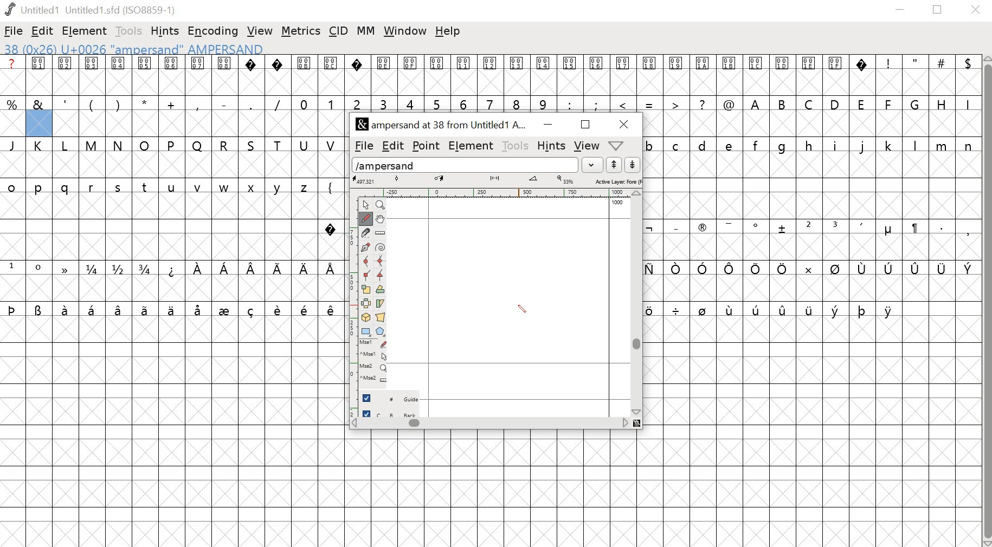 The width and height of the screenshot is (992, 547). I want to click on N, so click(119, 145).